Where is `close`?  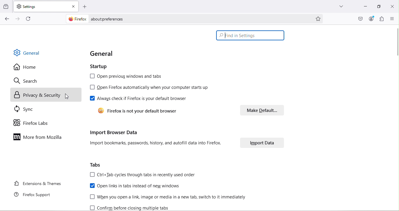
close is located at coordinates (391, 7).